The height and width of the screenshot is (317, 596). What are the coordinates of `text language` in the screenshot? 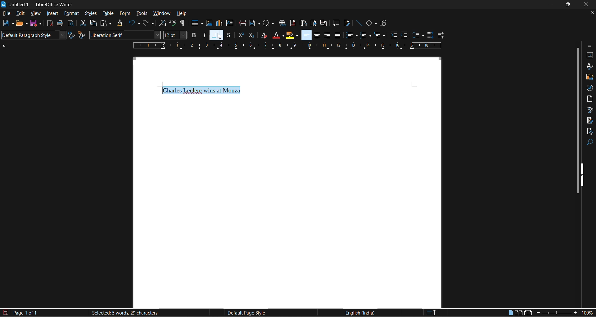 It's located at (359, 312).